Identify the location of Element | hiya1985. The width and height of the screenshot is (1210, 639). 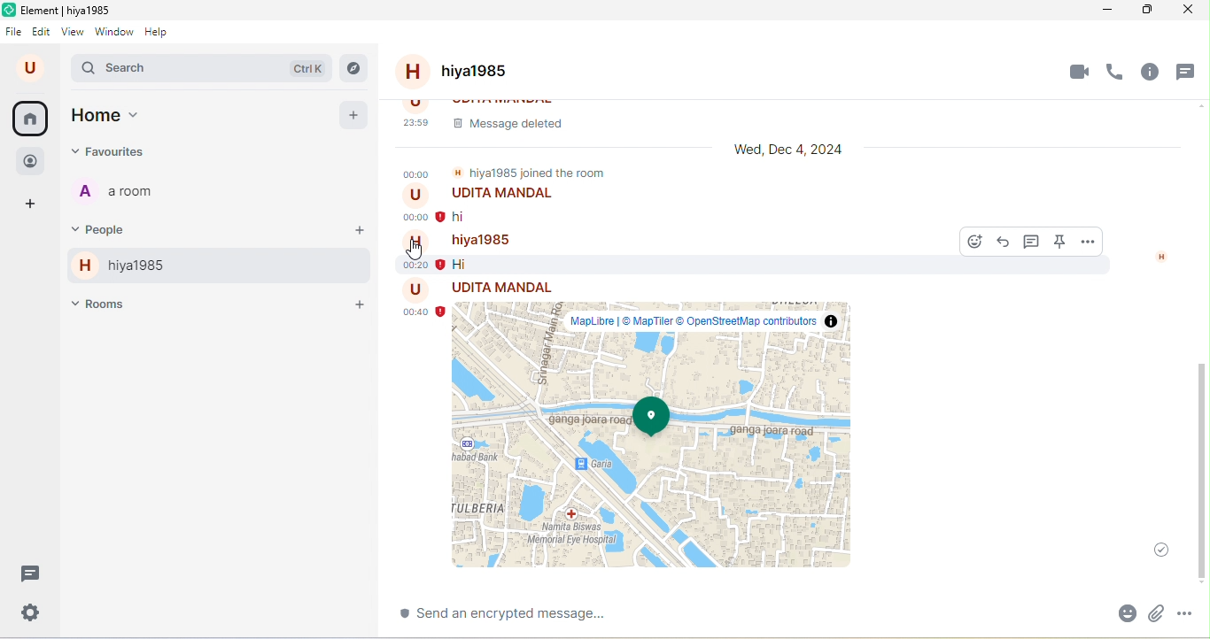
(61, 11).